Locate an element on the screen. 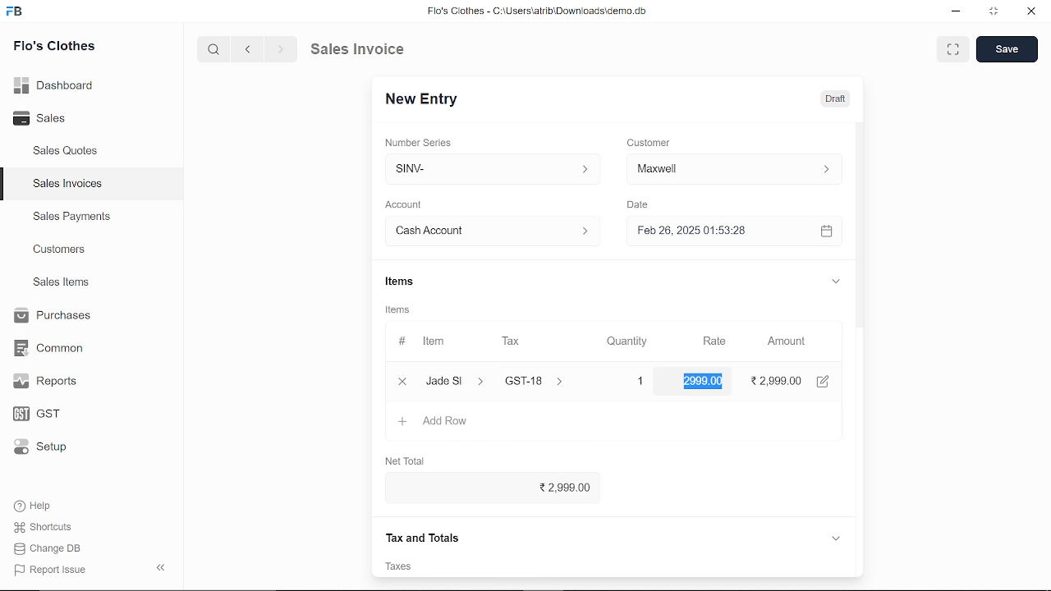 The image size is (1051, 591). New Entry is located at coordinates (428, 99).